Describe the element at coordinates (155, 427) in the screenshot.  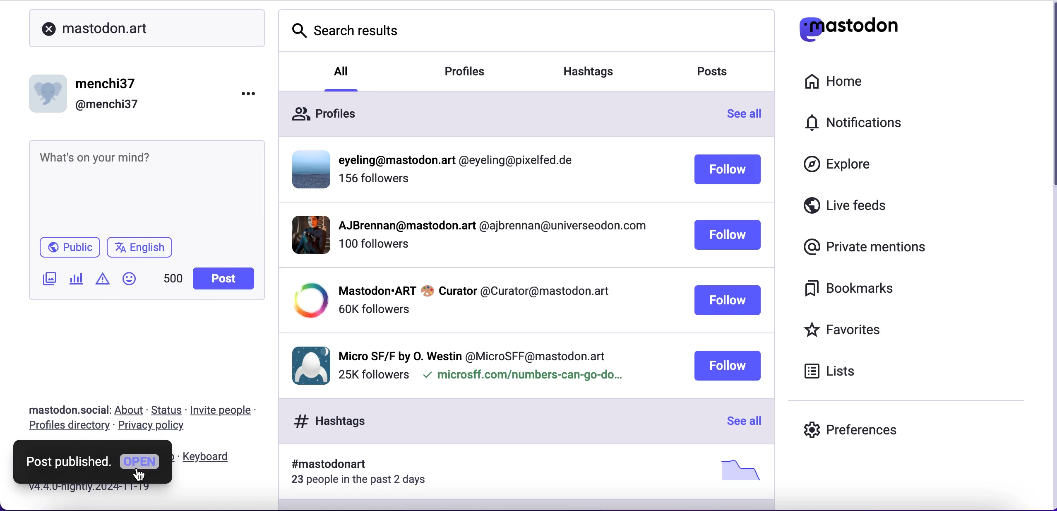
I see `privacy policy` at that location.